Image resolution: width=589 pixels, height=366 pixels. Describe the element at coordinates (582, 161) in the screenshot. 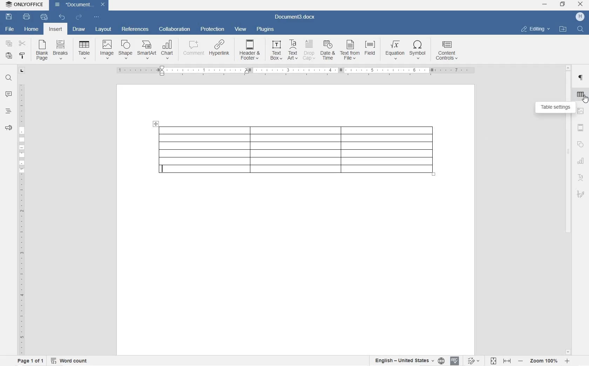

I see `CHART` at that location.